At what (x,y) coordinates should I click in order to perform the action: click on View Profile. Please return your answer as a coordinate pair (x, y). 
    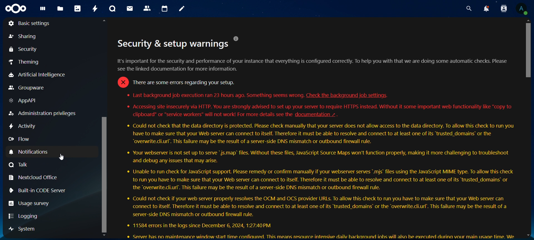
    Looking at the image, I should click on (523, 9).